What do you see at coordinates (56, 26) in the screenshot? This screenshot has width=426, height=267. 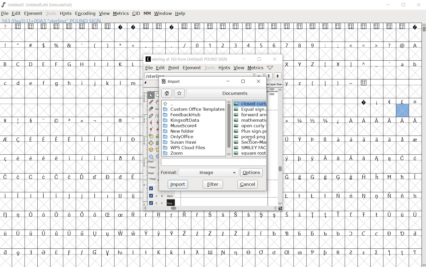 I see `Symbol` at bounding box center [56, 26].